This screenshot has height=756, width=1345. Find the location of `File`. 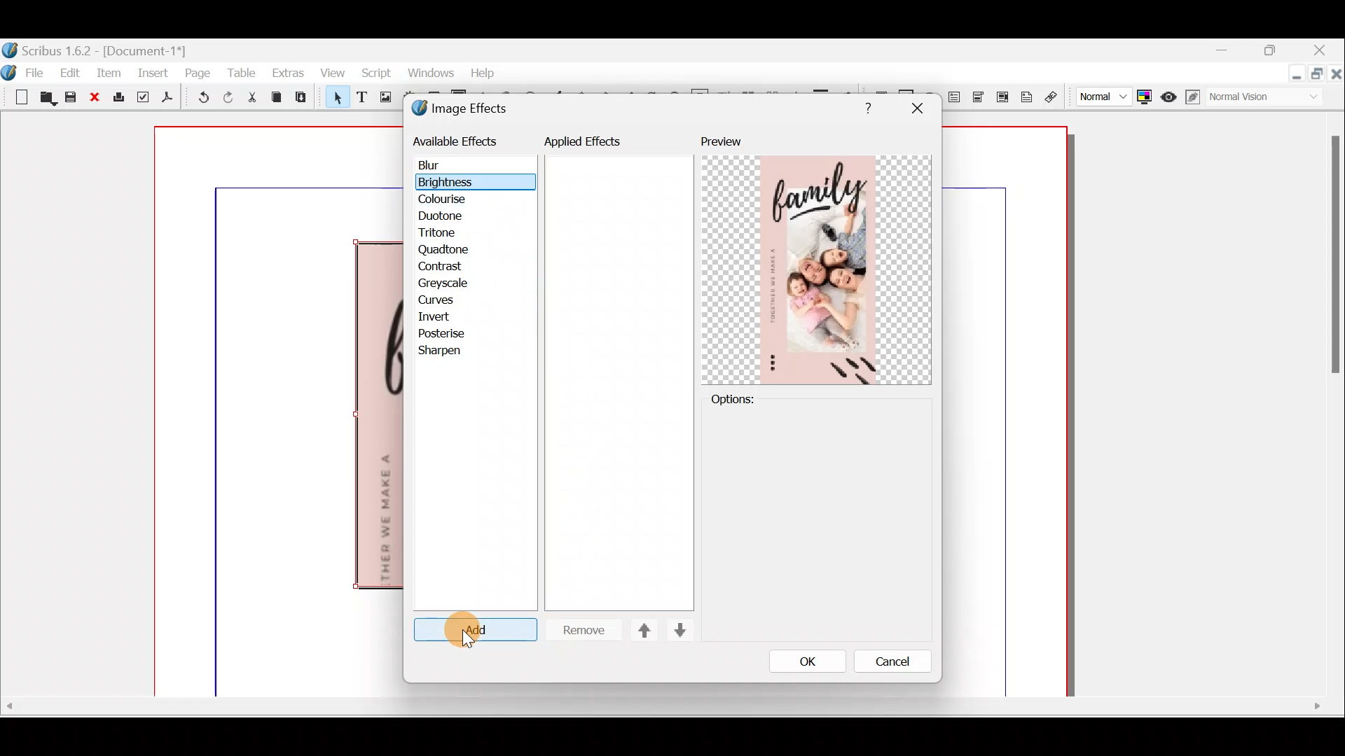

File is located at coordinates (41, 72).